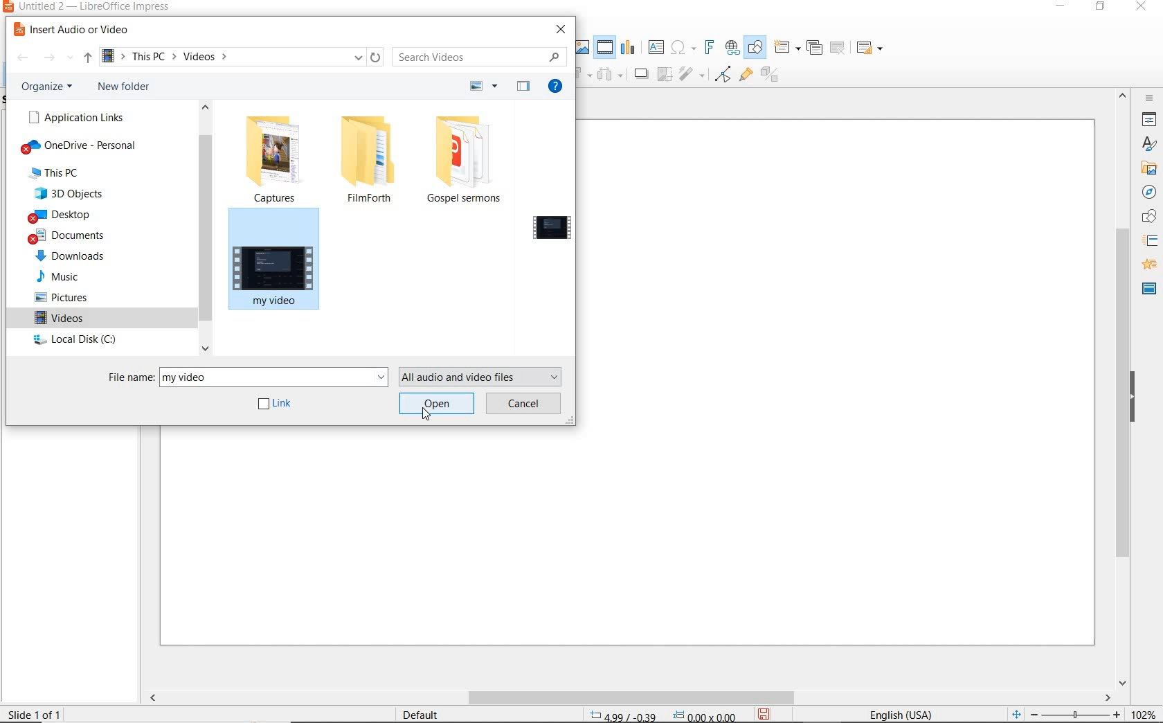 Image resolution: width=1163 pixels, height=723 pixels. Describe the element at coordinates (483, 56) in the screenshot. I see `SEARCH VIDEO` at that location.